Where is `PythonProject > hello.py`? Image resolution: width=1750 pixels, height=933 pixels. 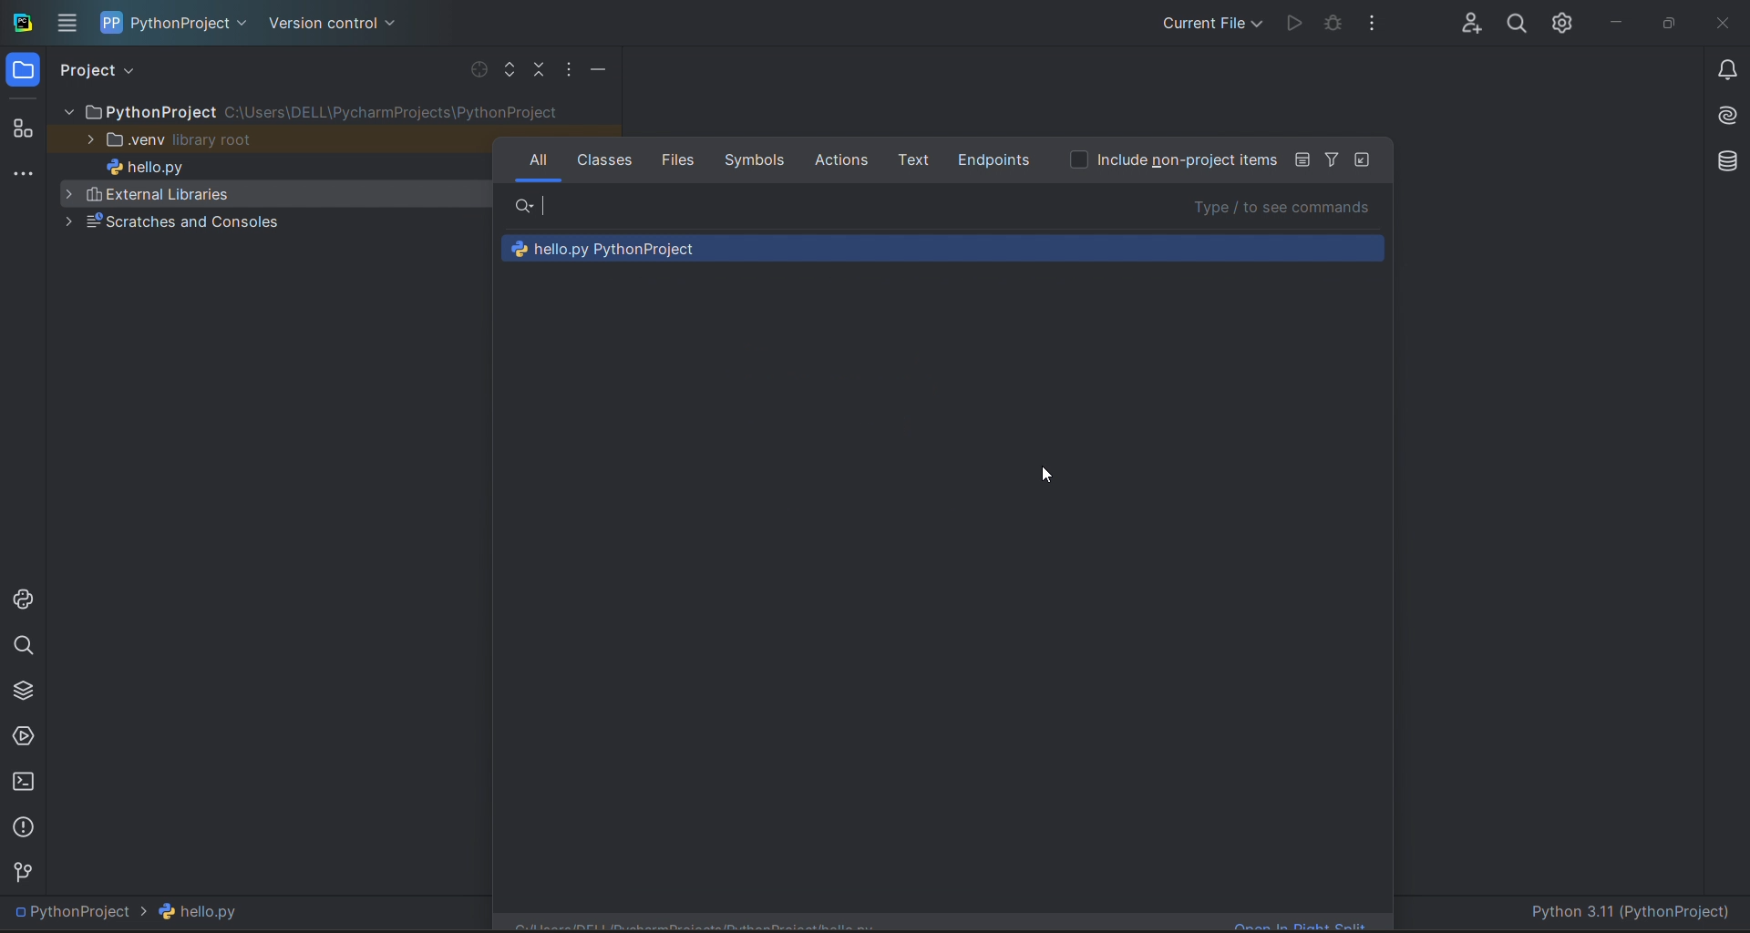 PythonProject > hello.py is located at coordinates (140, 912).